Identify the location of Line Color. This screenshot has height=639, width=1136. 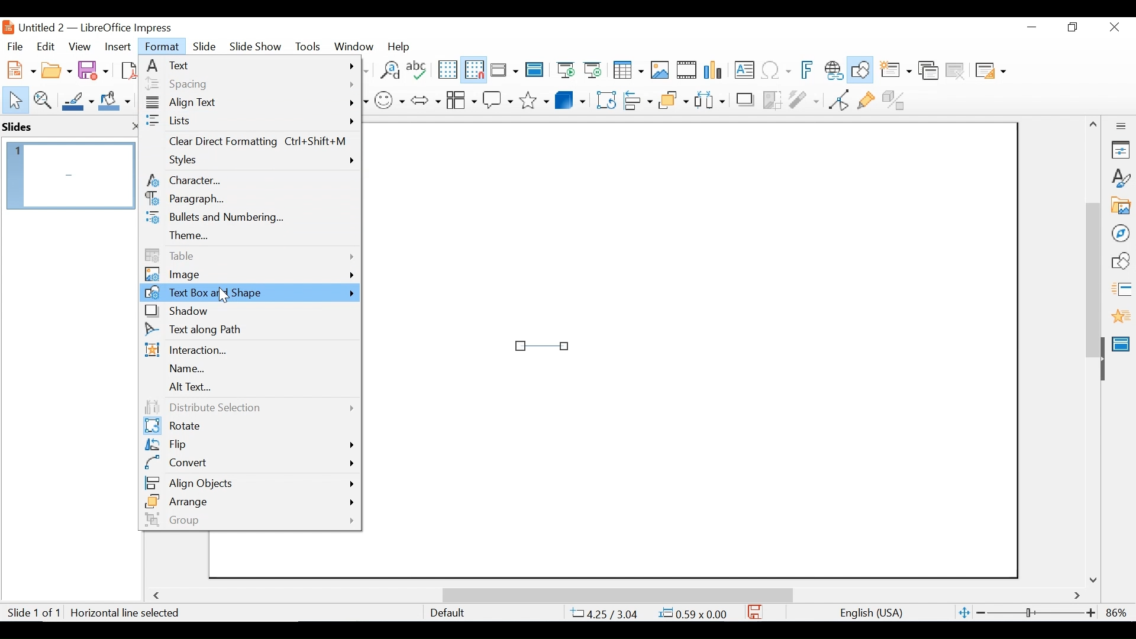
(76, 101).